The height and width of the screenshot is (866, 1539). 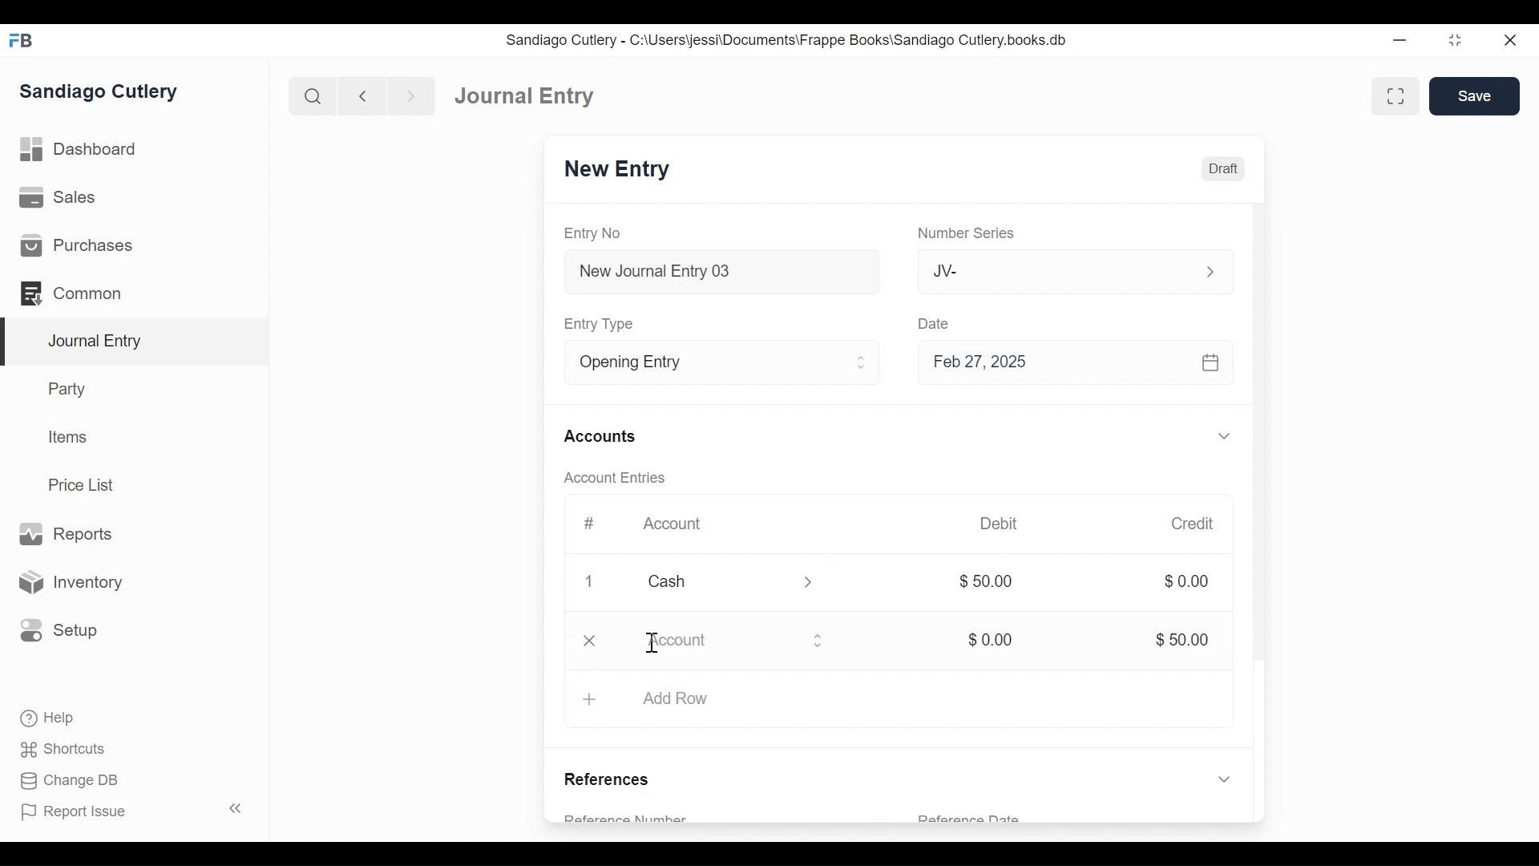 I want to click on Close, so click(x=592, y=582).